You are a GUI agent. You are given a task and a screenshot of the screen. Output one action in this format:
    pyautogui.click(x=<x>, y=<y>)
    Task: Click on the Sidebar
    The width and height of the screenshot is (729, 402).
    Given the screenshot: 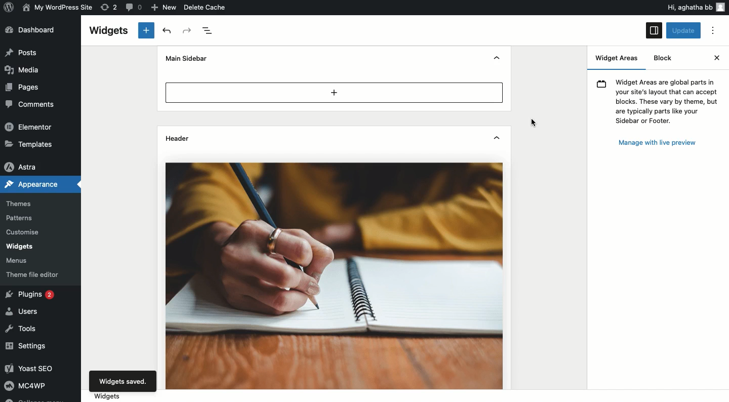 What is the action you would take?
    pyautogui.click(x=654, y=30)
    